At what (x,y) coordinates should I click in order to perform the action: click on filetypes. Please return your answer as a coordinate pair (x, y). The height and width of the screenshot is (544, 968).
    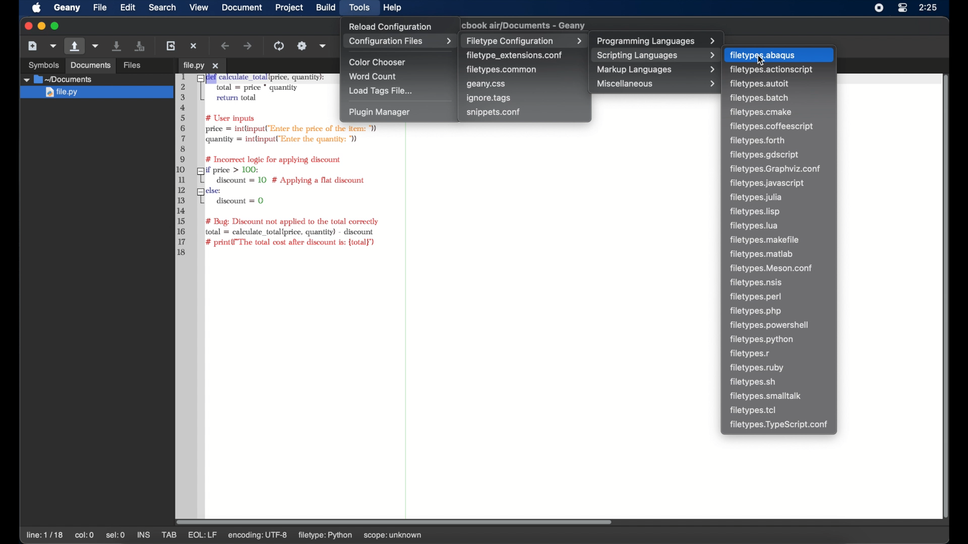
    Looking at the image, I should click on (771, 325).